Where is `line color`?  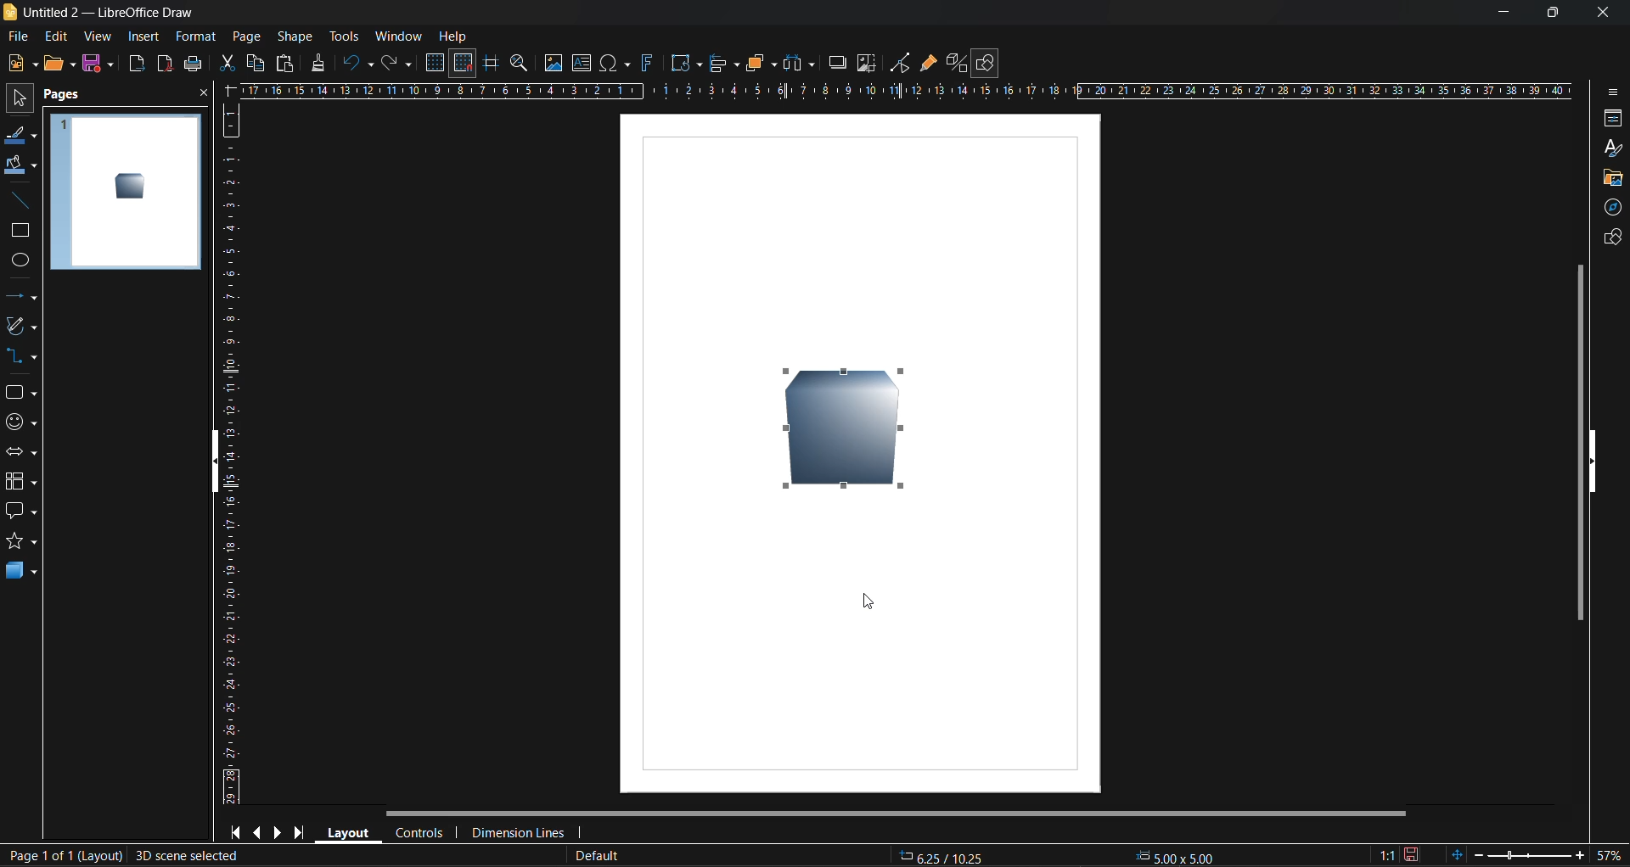
line color is located at coordinates (19, 137).